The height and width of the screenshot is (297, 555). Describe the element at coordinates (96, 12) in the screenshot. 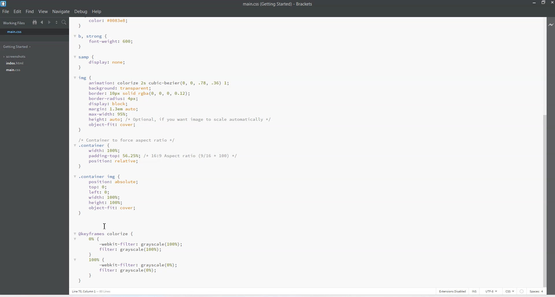

I see `Help` at that location.